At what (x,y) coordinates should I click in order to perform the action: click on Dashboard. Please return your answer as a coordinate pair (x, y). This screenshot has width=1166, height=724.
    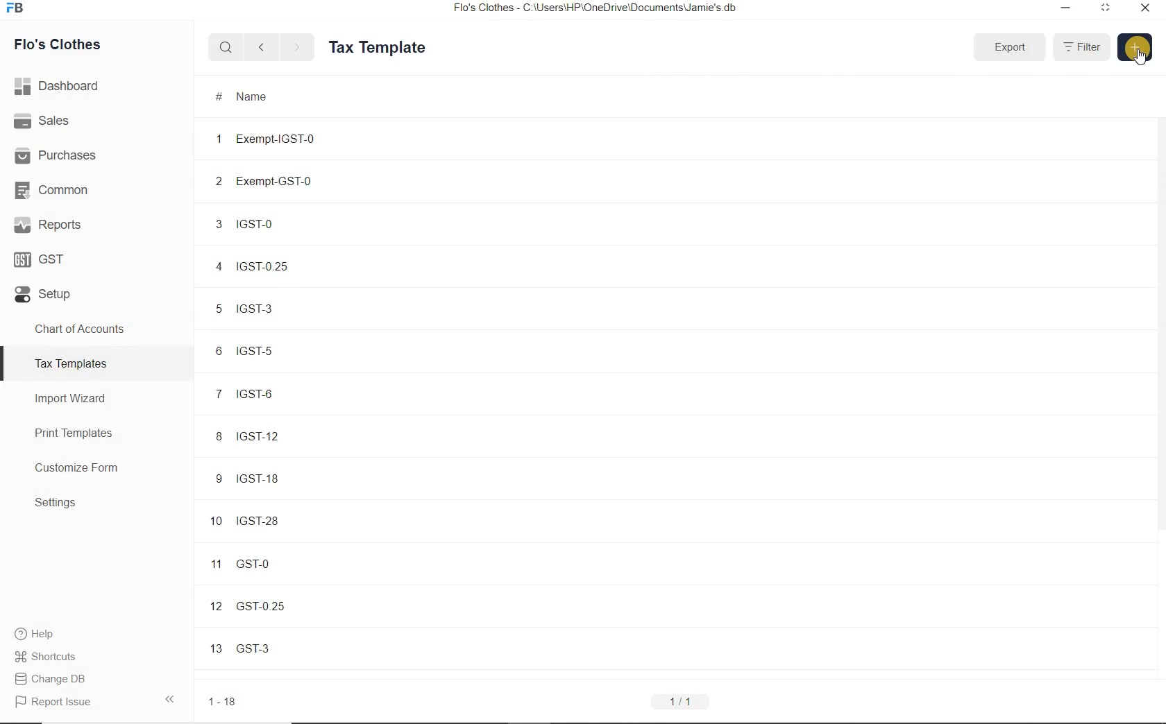
    Looking at the image, I should click on (97, 86).